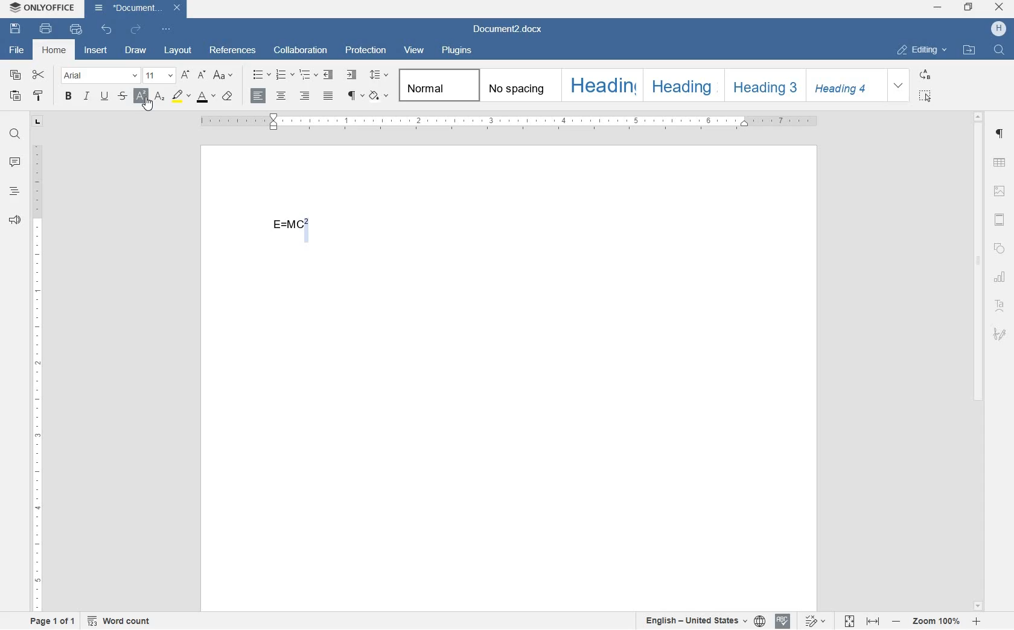 The width and height of the screenshot is (1014, 630). What do you see at coordinates (185, 75) in the screenshot?
I see `increment font size` at bounding box center [185, 75].